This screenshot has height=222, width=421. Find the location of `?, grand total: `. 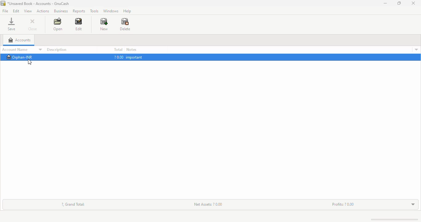

?, grand total:  is located at coordinates (73, 204).